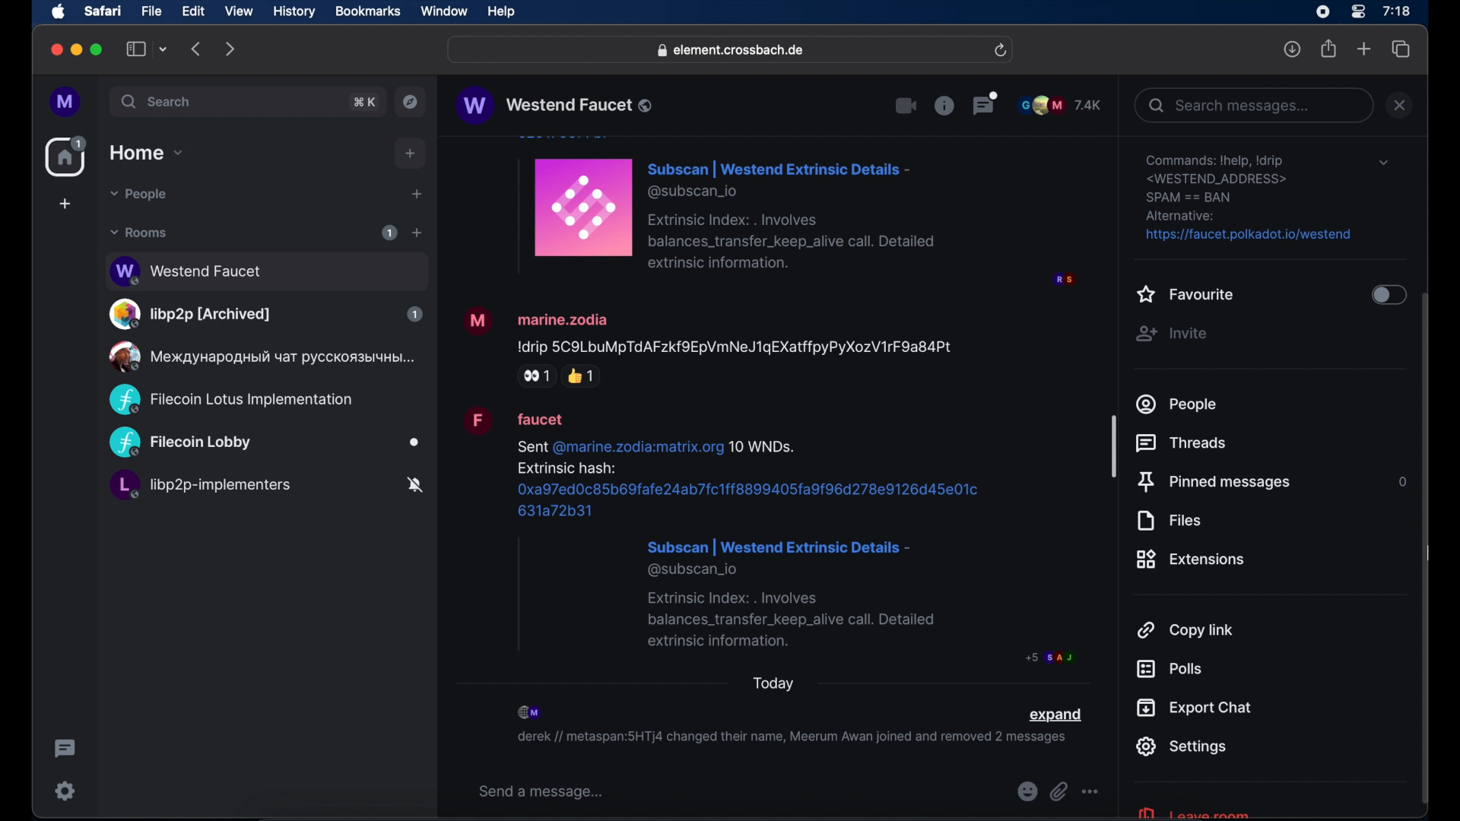 The image size is (1460, 821). Describe the element at coordinates (141, 195) in the screenshot. I see `` at that location.